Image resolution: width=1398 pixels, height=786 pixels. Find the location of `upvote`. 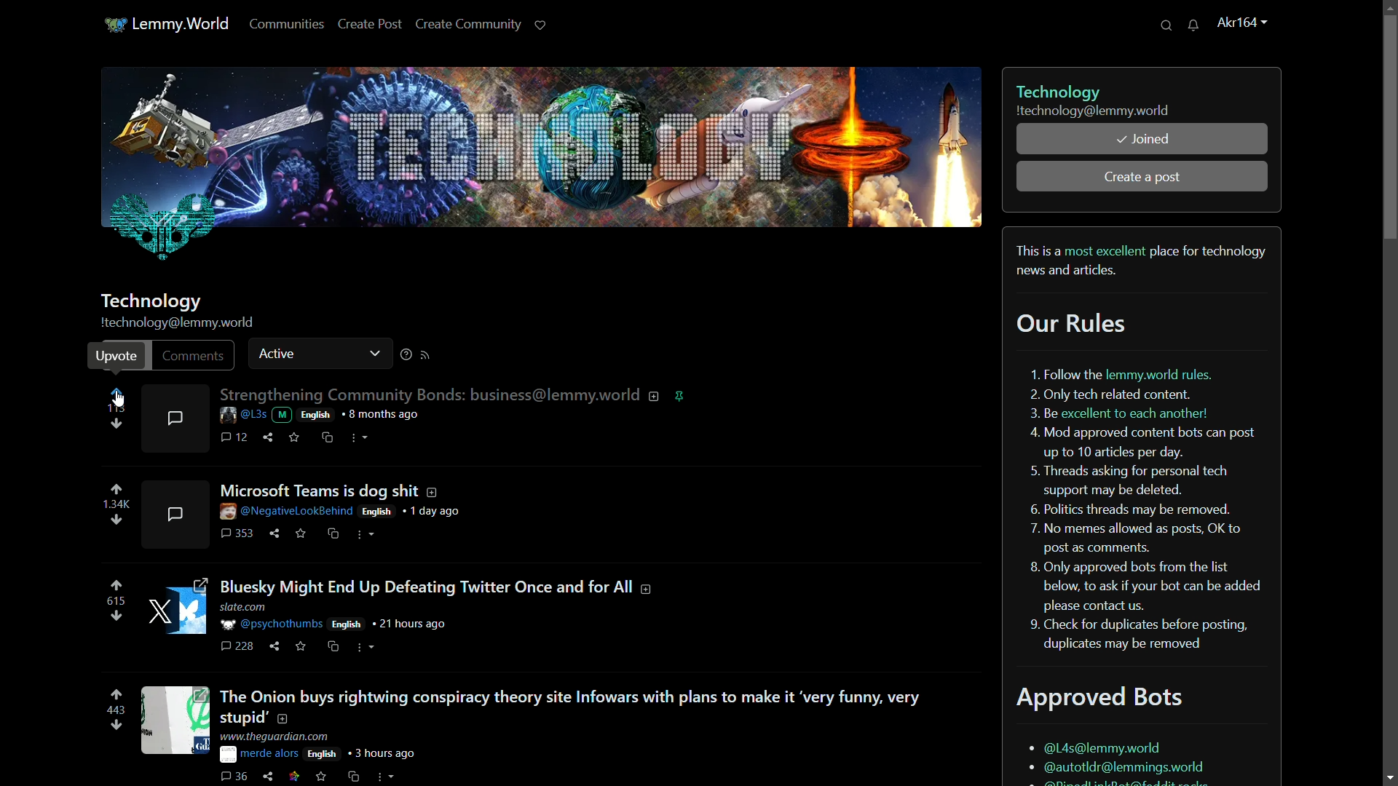

upvote is located at coordinates (119, 392).